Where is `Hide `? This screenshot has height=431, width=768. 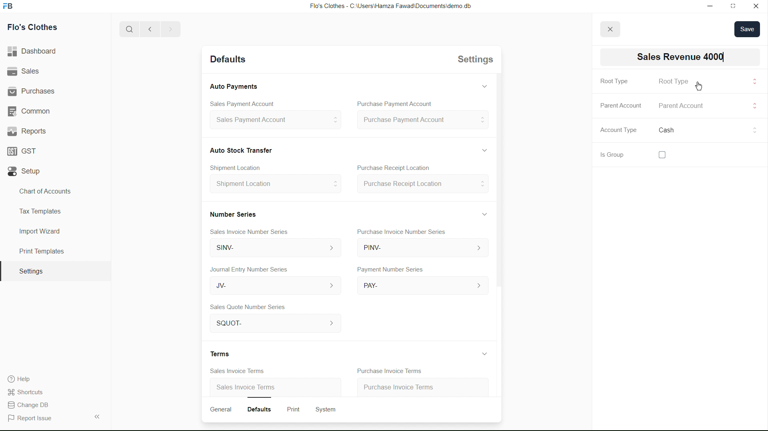 Hide  is located at coordinates (483, 353).